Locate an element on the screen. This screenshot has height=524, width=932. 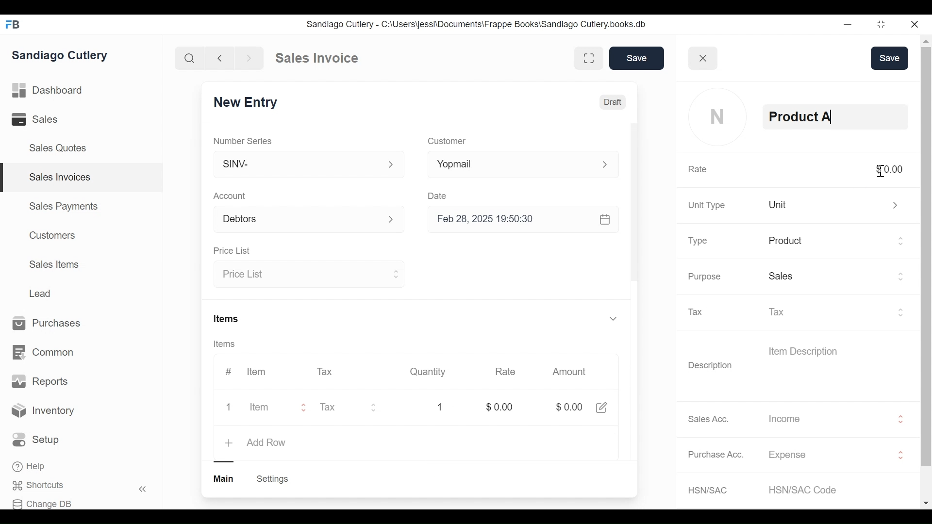
HSN/SAC is located at coordinates (709, 491).